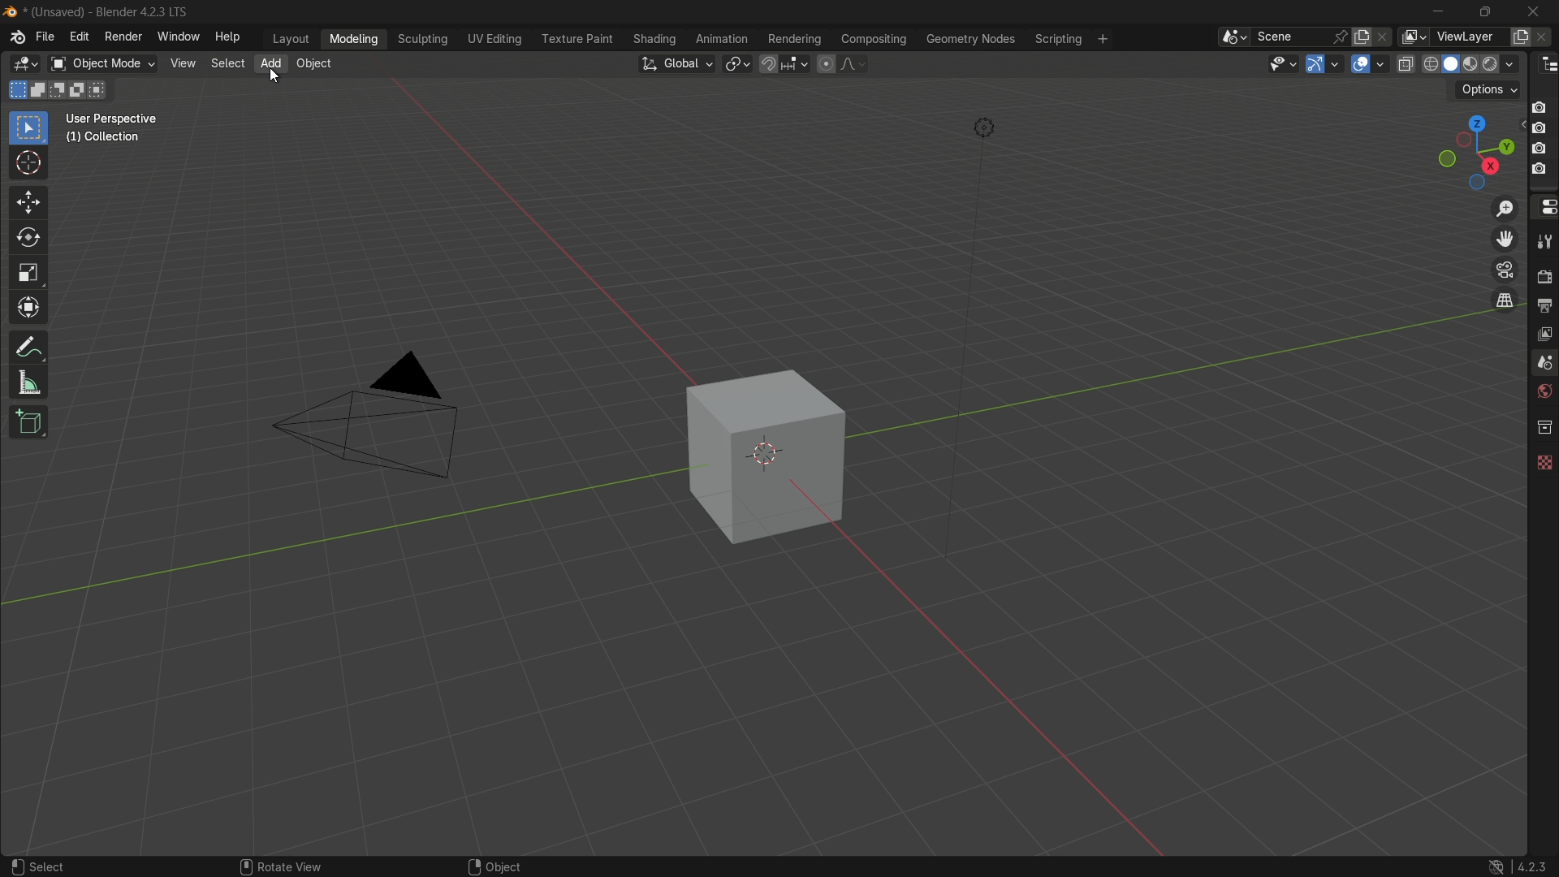 This screenshot has height=877, width=1559. I want to click on minimize, so click(1438, 13).